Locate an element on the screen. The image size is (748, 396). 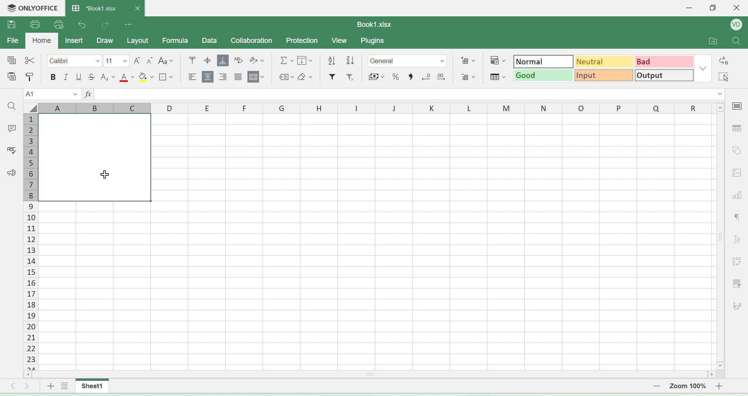
formula bar is located at coordinates (404, 94).